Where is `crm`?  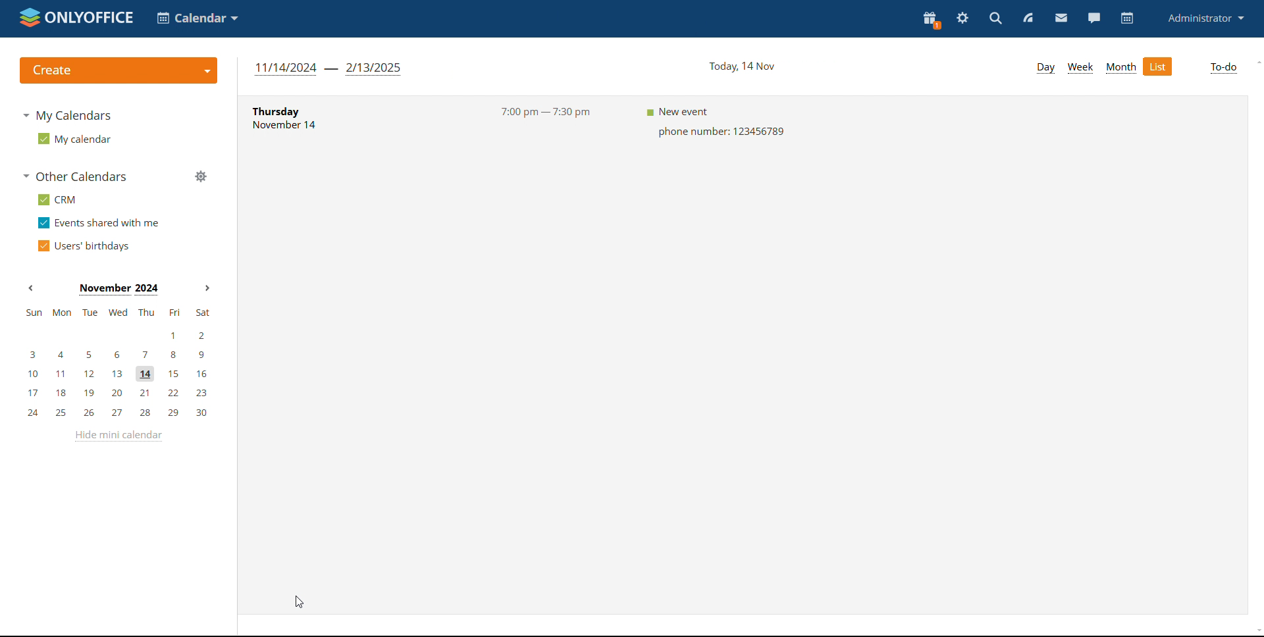 crm is located at coordinates (55, 199).